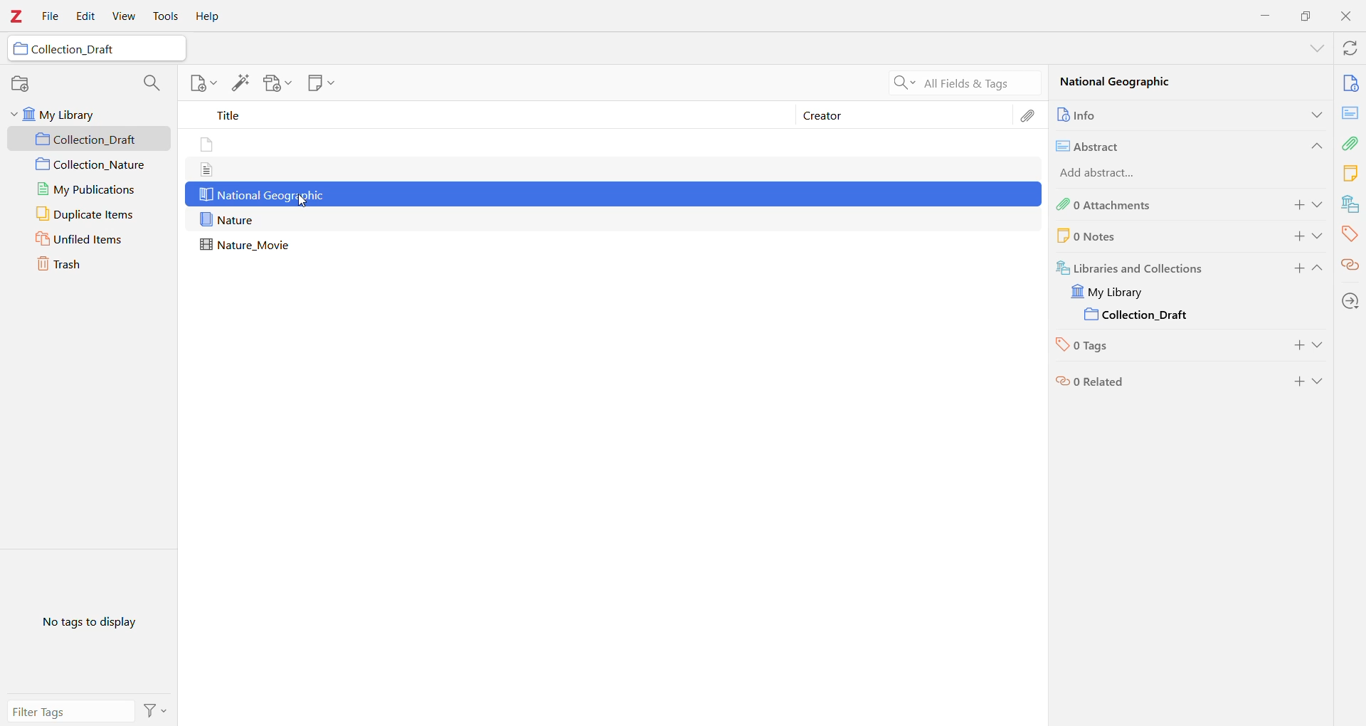  I want to click on New Collection, so click(21, 85).